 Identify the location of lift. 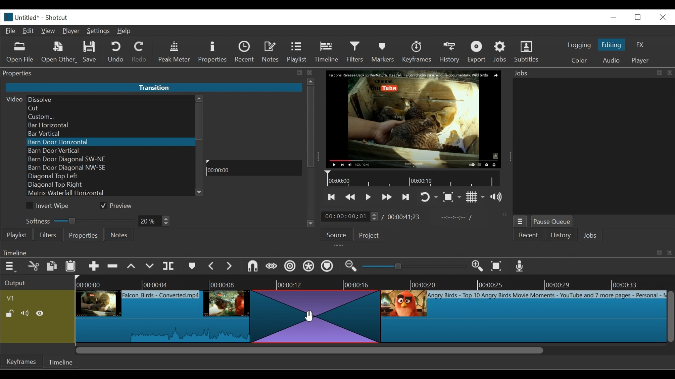
(132, 267).